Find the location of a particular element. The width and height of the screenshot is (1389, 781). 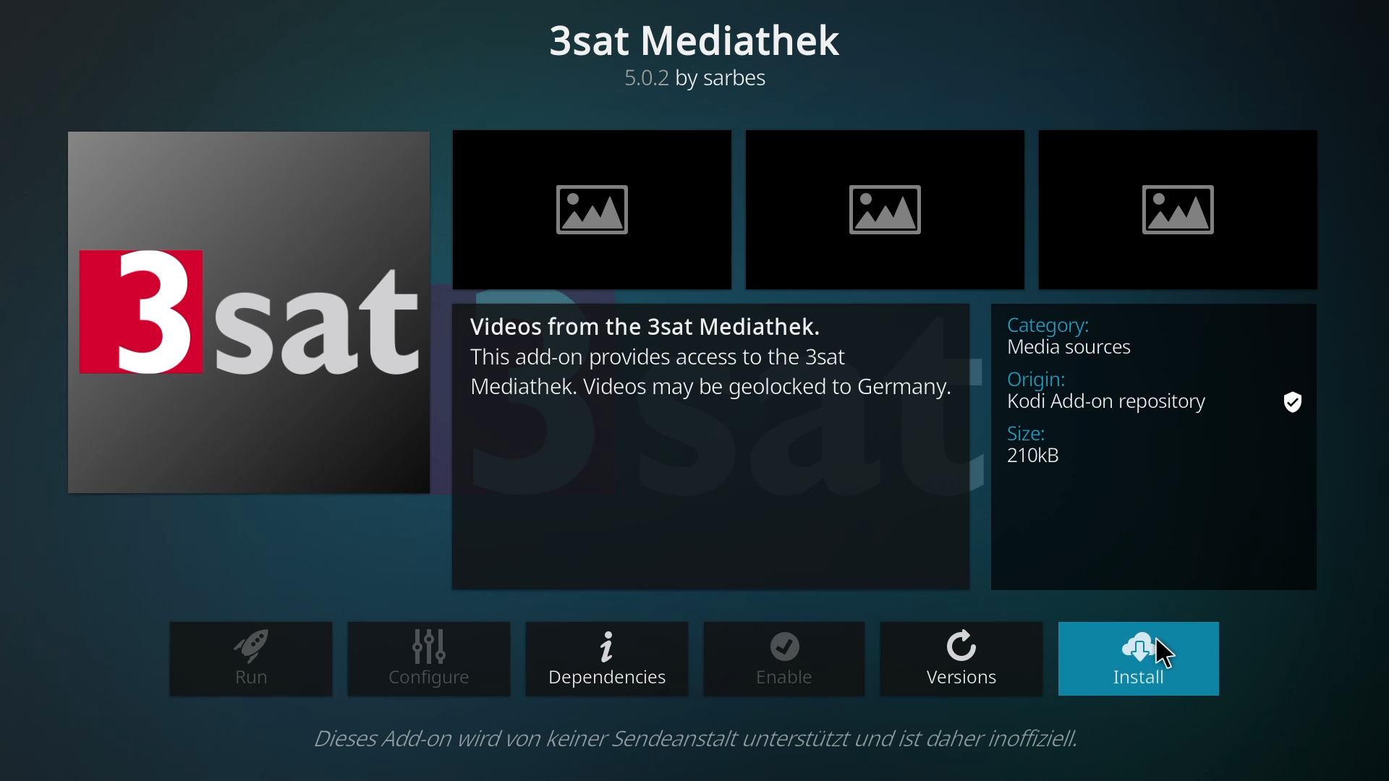

info is located at coordinates (699, 738).